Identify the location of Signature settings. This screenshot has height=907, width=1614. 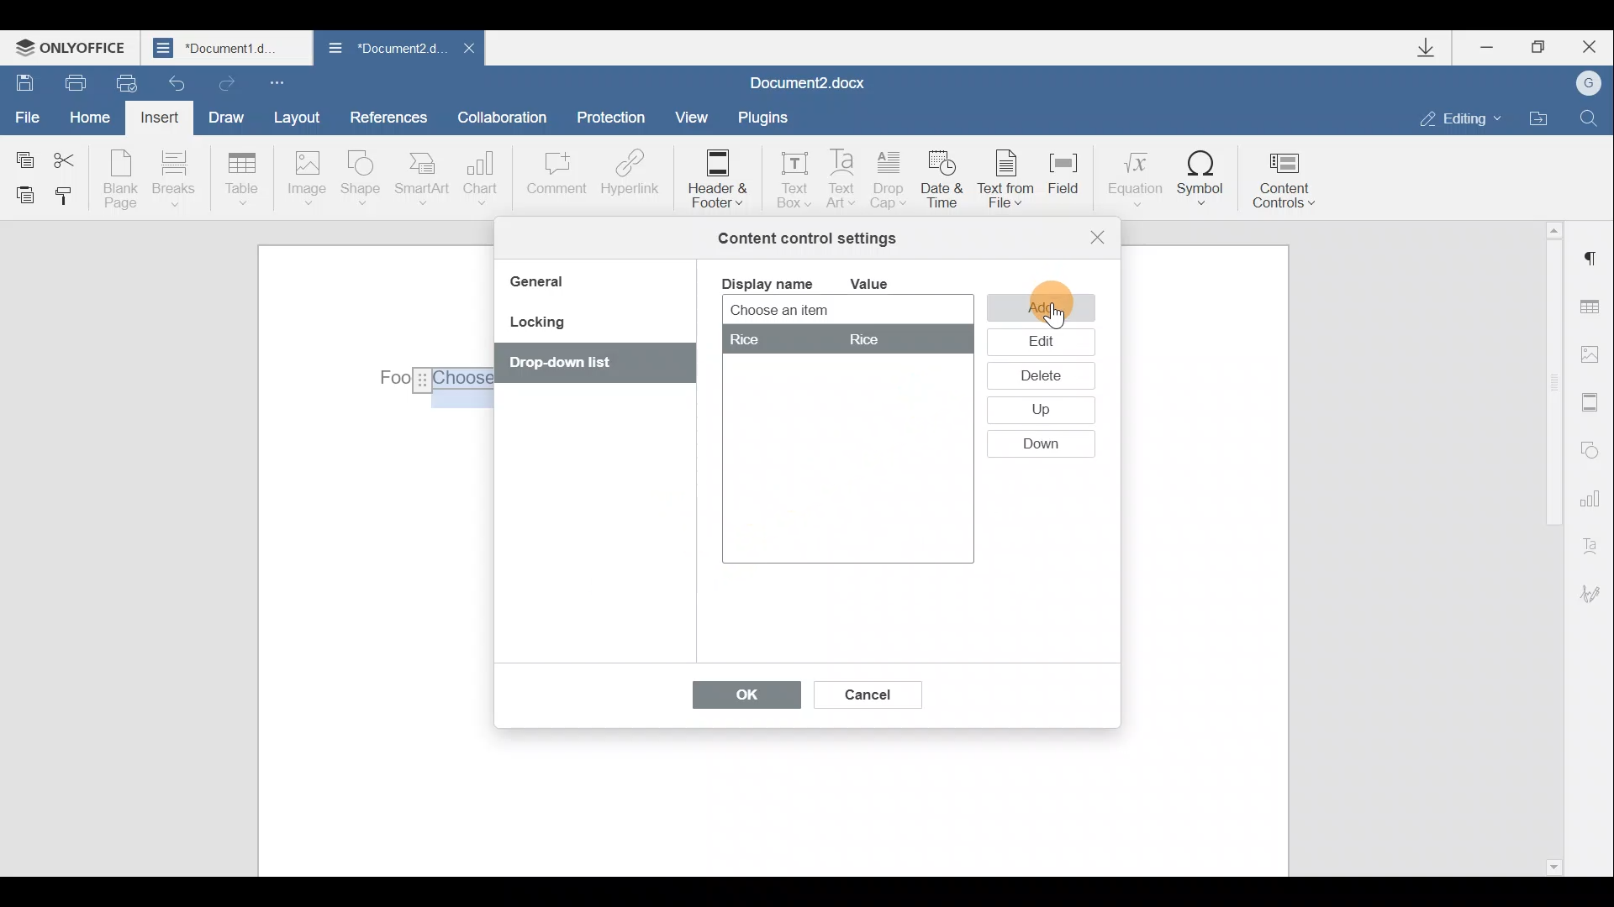
(1597, 594).